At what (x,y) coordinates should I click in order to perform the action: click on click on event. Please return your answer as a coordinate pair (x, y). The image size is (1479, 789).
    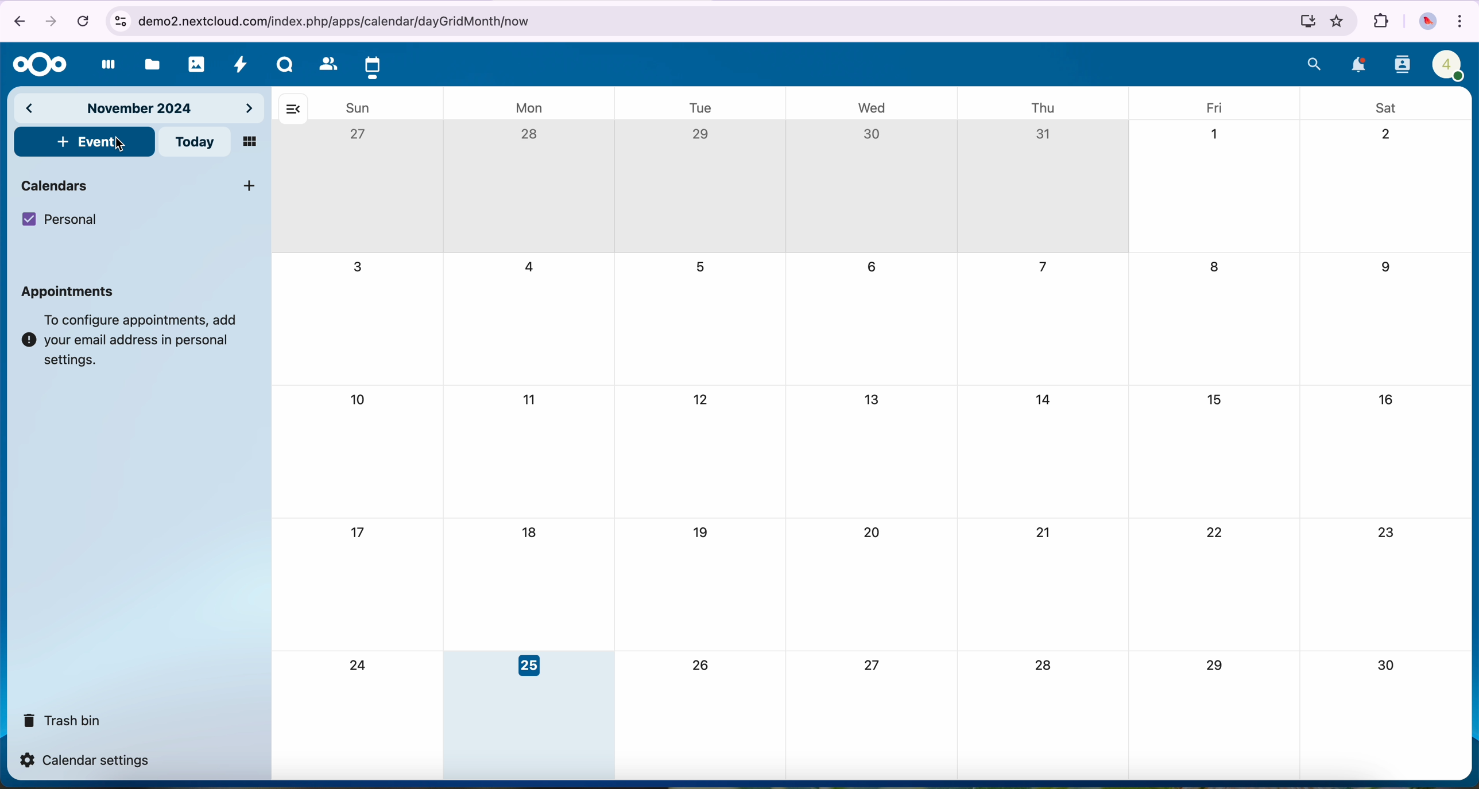
    Looking at the image, I should click on (85, 143).